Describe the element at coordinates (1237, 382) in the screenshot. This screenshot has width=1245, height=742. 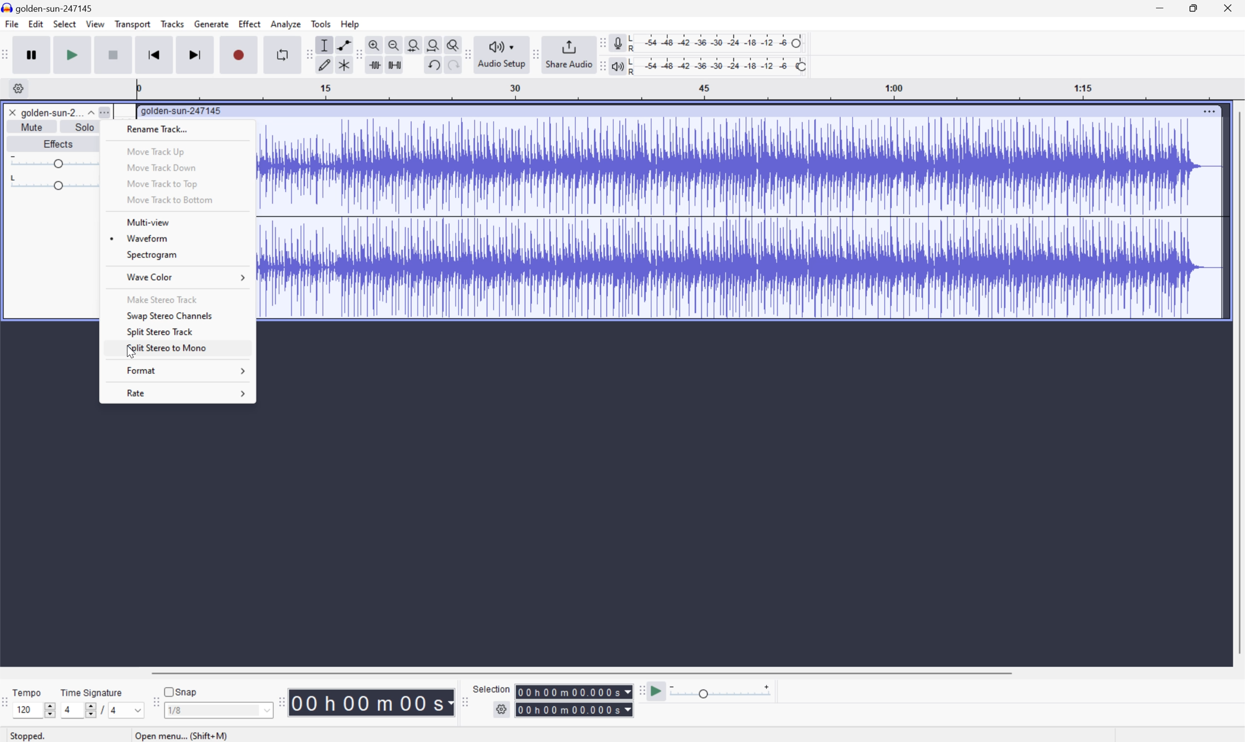
I see `Scroll Bar` at that location.